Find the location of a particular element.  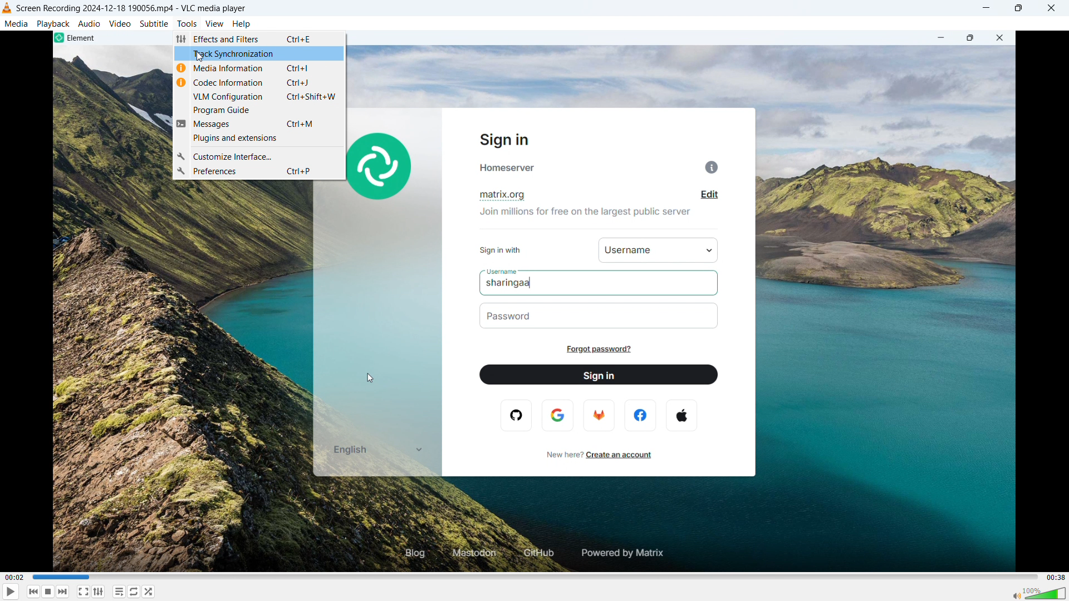

blog is located at coordinates (418, 556).